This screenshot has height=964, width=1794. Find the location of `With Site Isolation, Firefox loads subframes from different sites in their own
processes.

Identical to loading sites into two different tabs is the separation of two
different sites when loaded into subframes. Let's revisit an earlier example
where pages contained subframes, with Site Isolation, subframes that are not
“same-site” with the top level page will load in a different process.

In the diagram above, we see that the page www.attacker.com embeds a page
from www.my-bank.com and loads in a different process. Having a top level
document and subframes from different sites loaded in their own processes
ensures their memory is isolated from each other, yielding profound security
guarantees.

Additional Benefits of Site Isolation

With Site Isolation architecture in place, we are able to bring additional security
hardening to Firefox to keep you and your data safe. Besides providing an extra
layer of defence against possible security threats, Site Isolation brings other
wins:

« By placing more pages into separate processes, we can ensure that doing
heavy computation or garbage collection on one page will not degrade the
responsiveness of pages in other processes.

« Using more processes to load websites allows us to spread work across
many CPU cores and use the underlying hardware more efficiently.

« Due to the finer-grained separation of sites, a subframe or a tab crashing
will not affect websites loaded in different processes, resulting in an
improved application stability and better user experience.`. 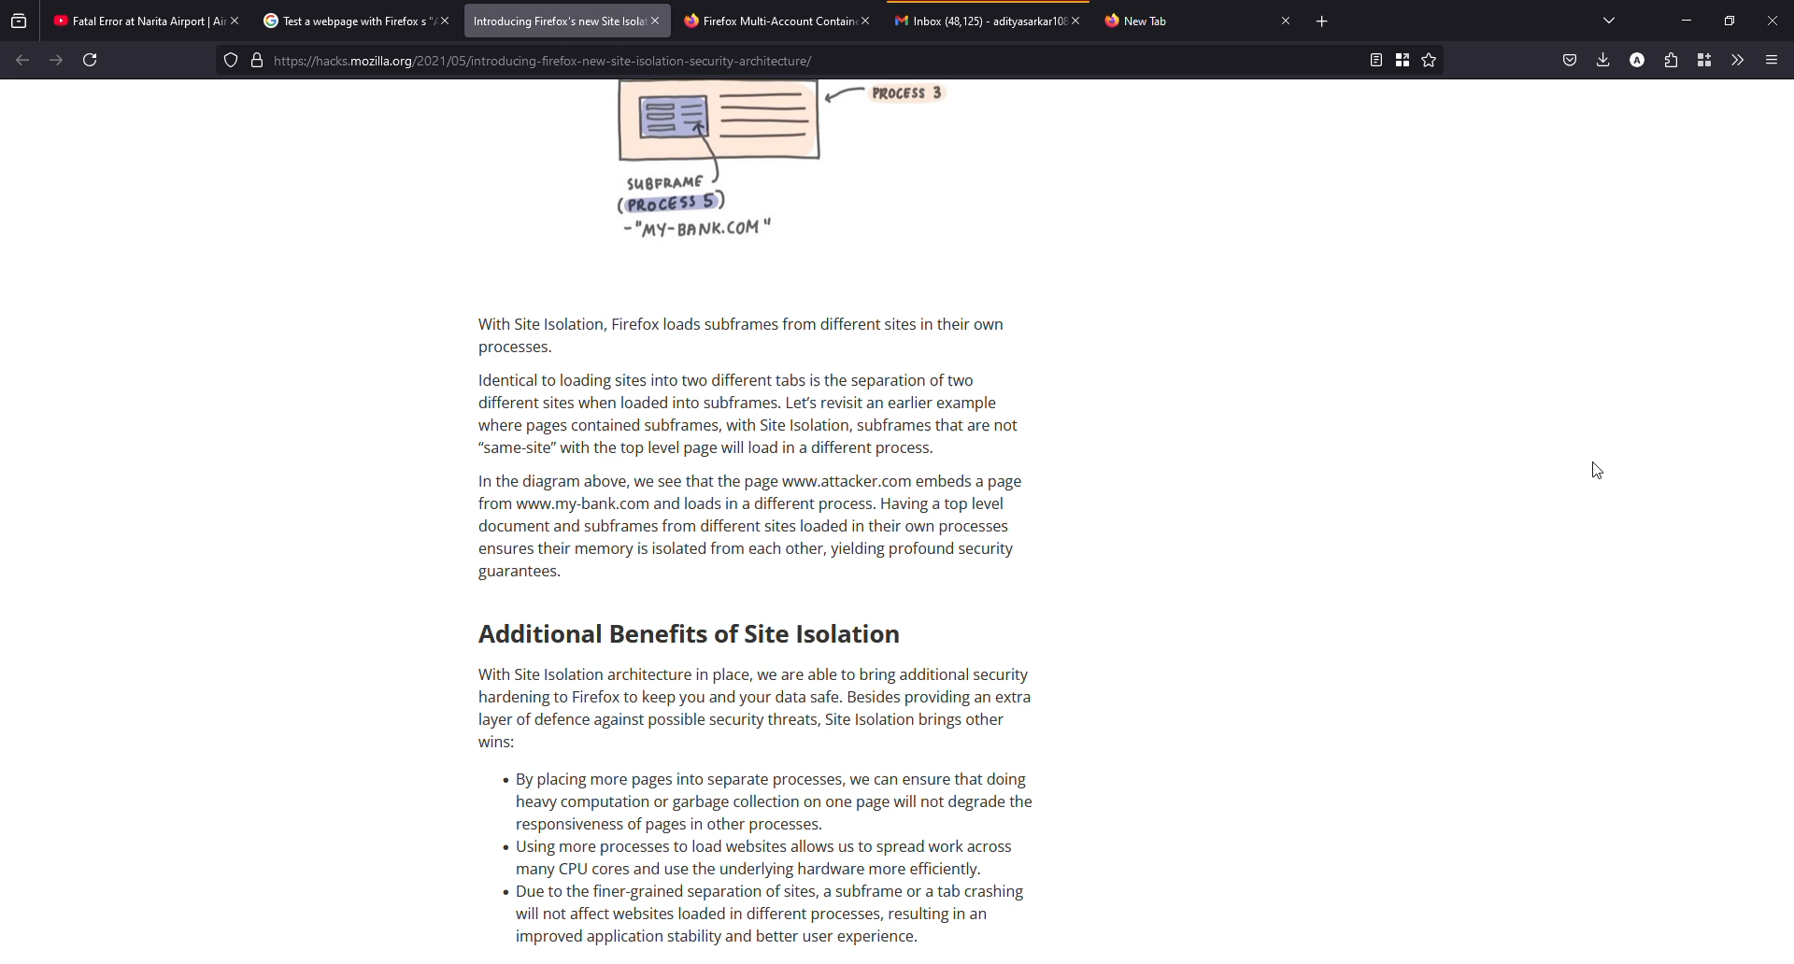

With Site Isolation, Firefox loads subframes from different sites in their own
processes.

Identical to loading sites into two different tabs is the separation of two
different sites when loaded into subframes. Let's revisit an earlier example
where pages contained subframes, with Site Isolation, subframes that are not
“same-site” with the top level page will load in a different process.

In the diagram above, we see that the page www.attacker.com embeds a page
from www.my-bank.com and loads in a different process. Having a top level
document and subframes from different sites loaded in their own processes
ensures their memory is isolated from each other, yielding profound security
guarantees.

Additional Benefits of Site Isolation

With Site Isolation architecture in place, we are able to bring additional security
hardening to Firefox to keep you and your data safe. Besides providing an extra
layer of defence against possible security threats, Site Isolation brings other
wins:

« By placing more pages into separate processes, we can ensure that doing
heavy computation or garbage collection on one page will not degrade the
responsiveness of pages in other processes.

« Using more processes to load websites allows us to spread work across
many CPU cores and use the underlying hardware more efficiently.

« Due to the finer-grained separation of sites, a subframe or a tab crashing
will not affect websites loaded in different processes, resulting in an
improved application stability and better user experience. is located at coordinates (805, 634).